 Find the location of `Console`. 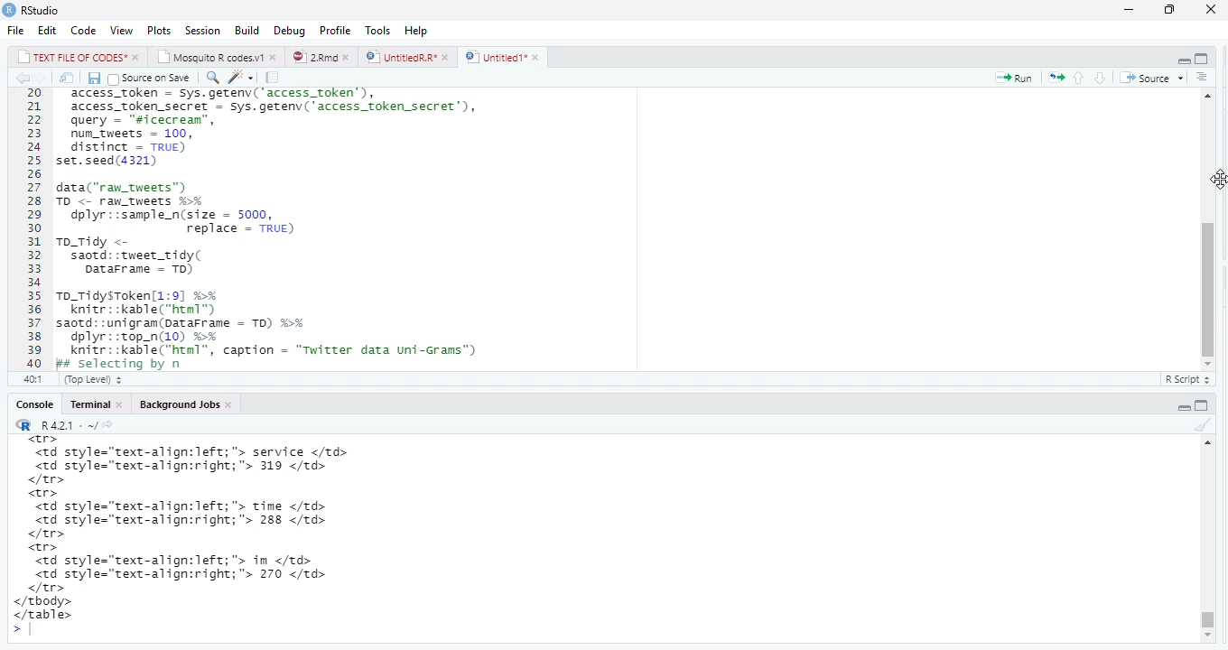

Console is located at coordinates (29, 404).